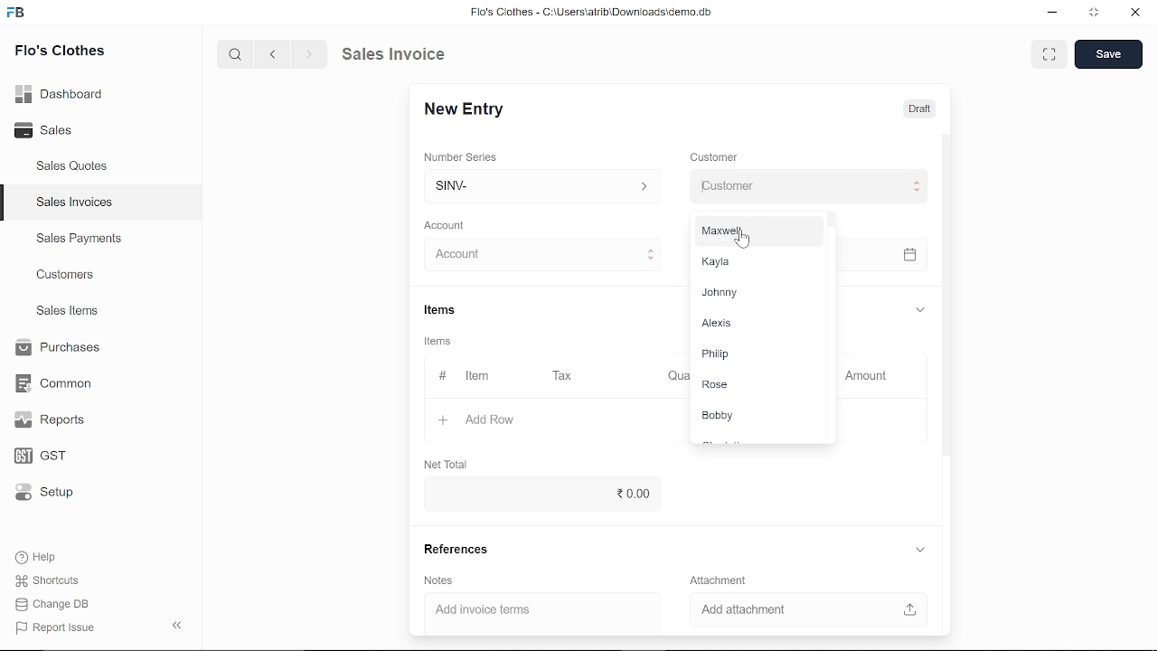  What do you see at coordinates (909, 255) in the screenshot?
I see `open calender` at bounding box center [909, 255].